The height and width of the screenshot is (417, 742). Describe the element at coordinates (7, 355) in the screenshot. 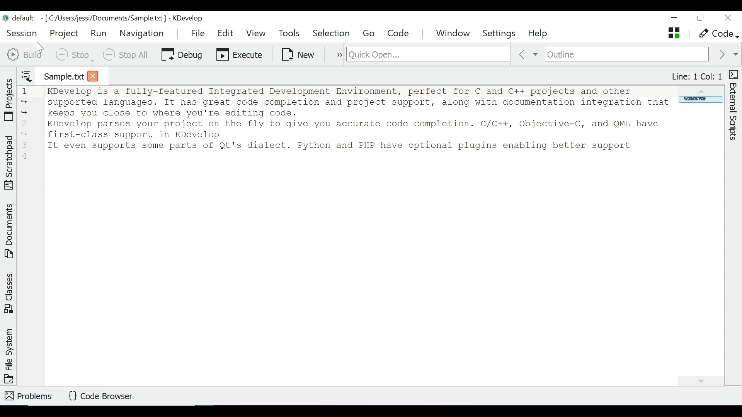

I see `Toggle File System tool view` at that location.